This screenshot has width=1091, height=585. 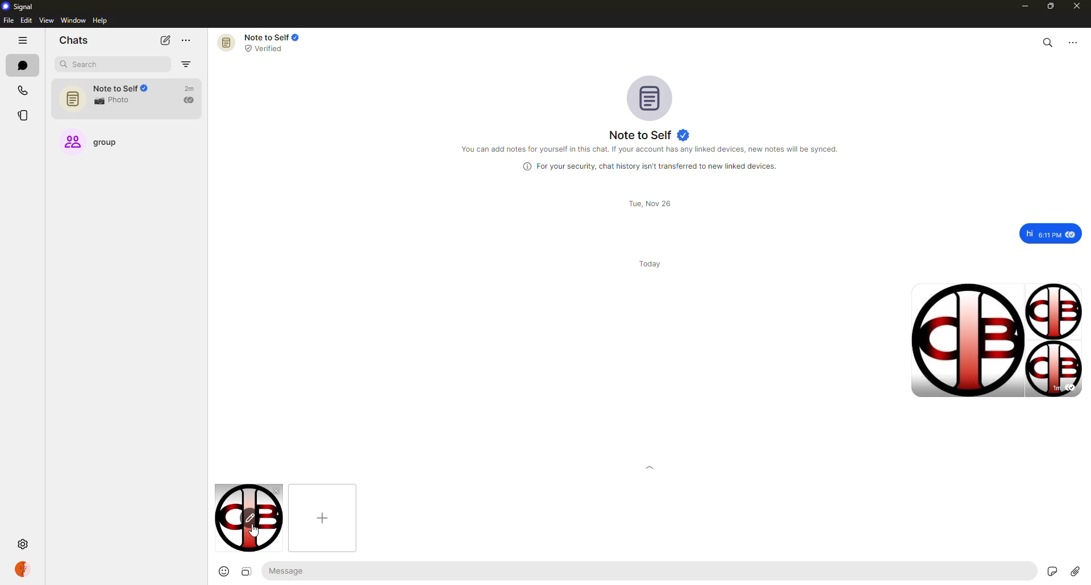 What do you see at coordinates (222, 571) in the screenshot?
I see `emoji` at bounding box center [222, 571].